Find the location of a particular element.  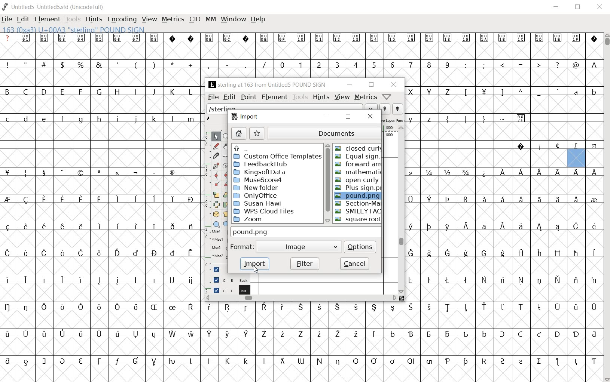

Symbol is located at coordinates (576, 199).